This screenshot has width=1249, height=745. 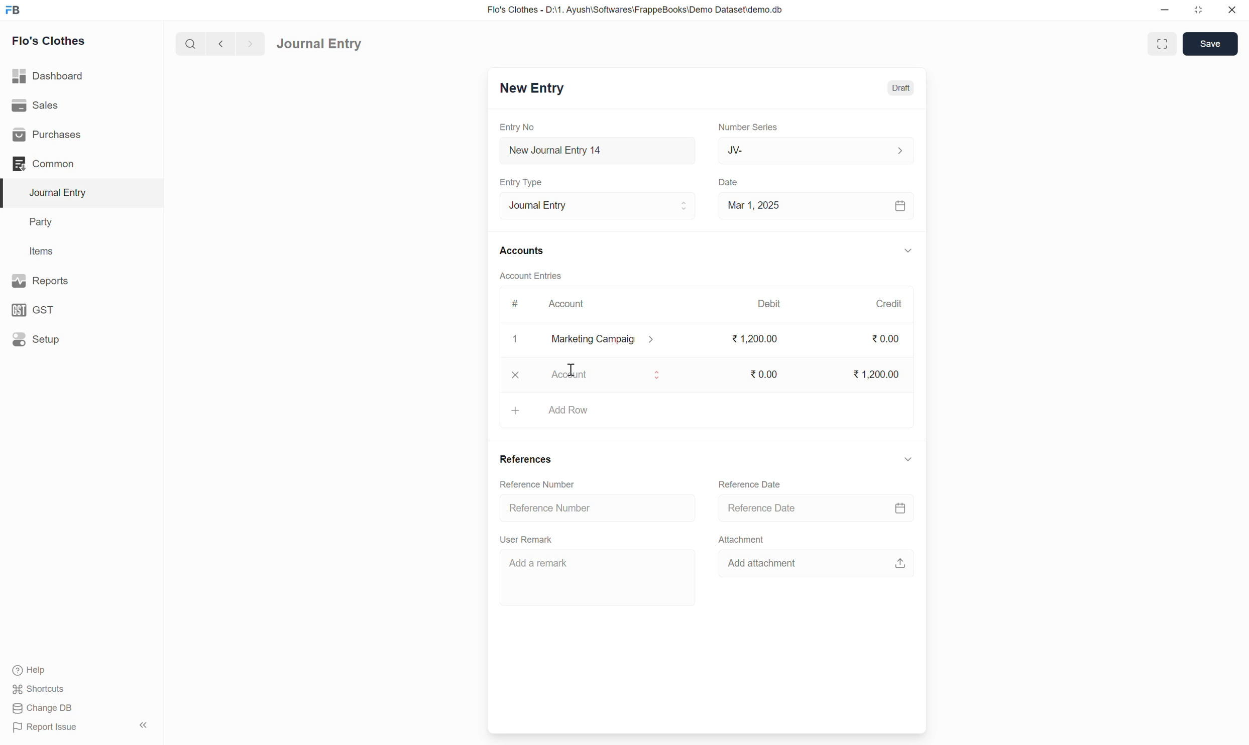 What do you see at coordinates (888, 303) in the screenshot?
I see `Credit` at bounding box center [888, 303].